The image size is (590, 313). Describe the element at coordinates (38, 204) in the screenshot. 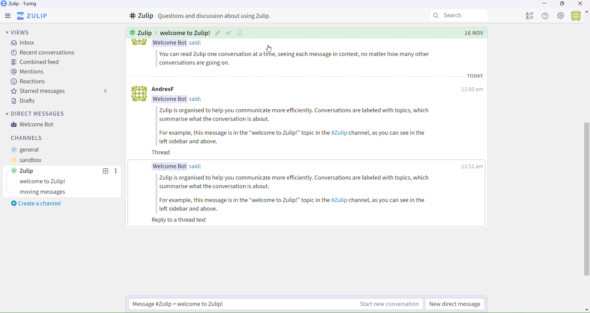

I see `Create a channel` at that location.